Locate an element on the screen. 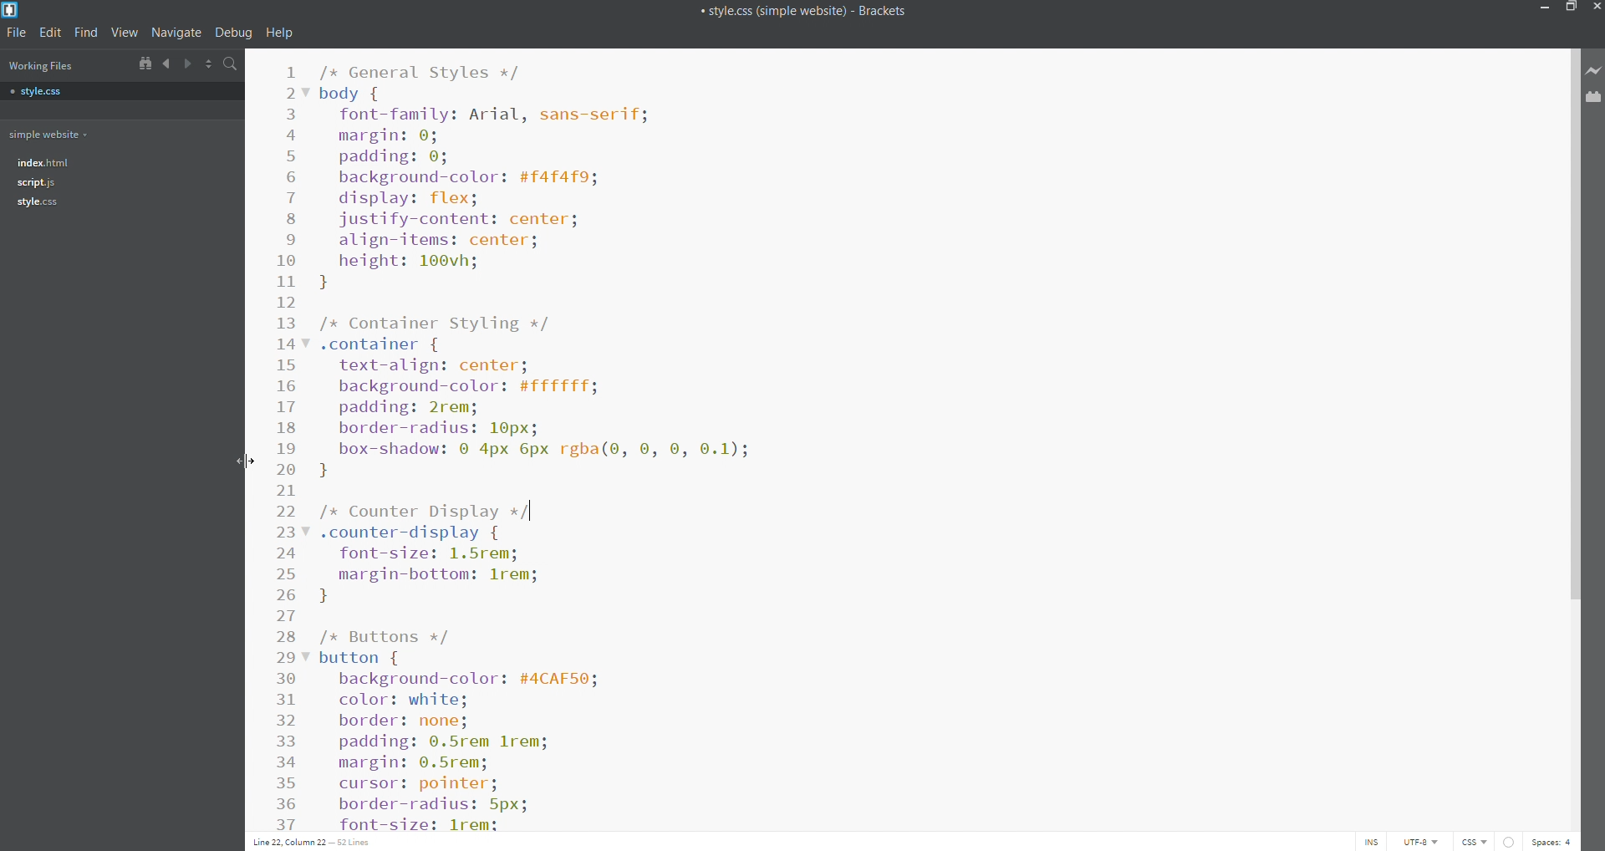 The width and height of the screenshot is (1605, 851). edit is located at coordinates (51, 33).